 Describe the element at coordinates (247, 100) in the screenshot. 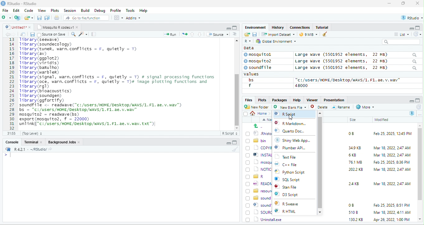

I see `Files` at that location.